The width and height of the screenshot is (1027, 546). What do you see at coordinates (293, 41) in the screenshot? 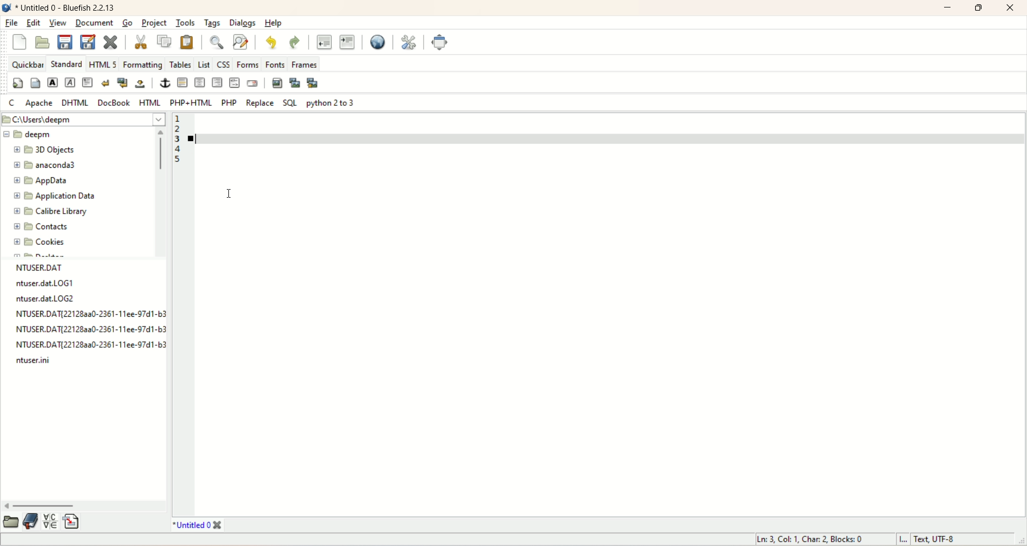
I see `redo` at bounding box center [293, 41].